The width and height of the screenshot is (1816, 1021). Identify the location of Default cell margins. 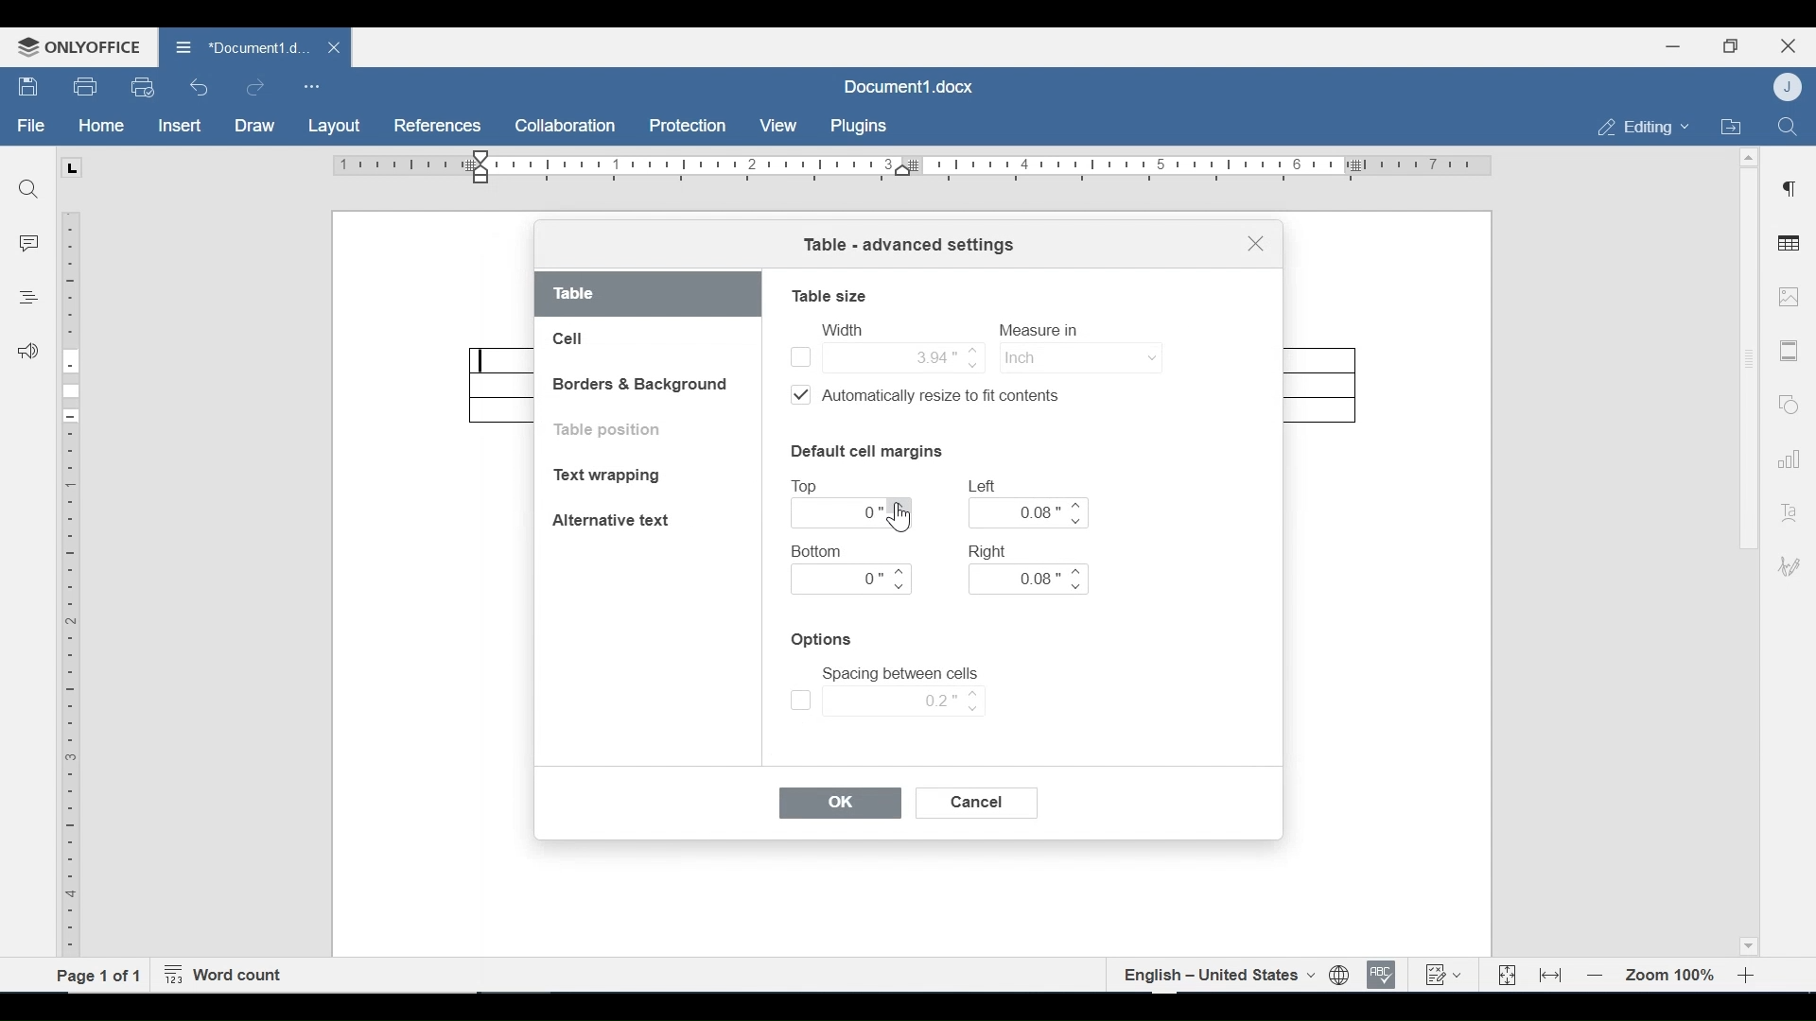
(865, 450).